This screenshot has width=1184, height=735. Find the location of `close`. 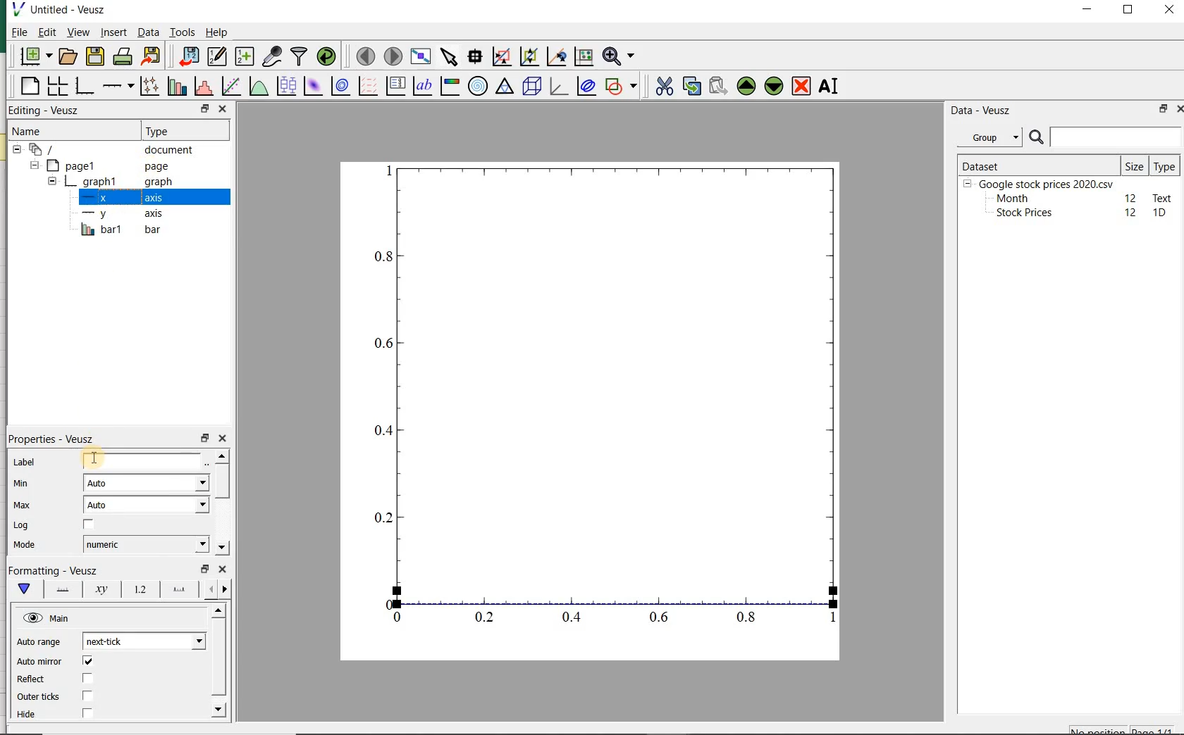

close is located at coordinates (222, 570).